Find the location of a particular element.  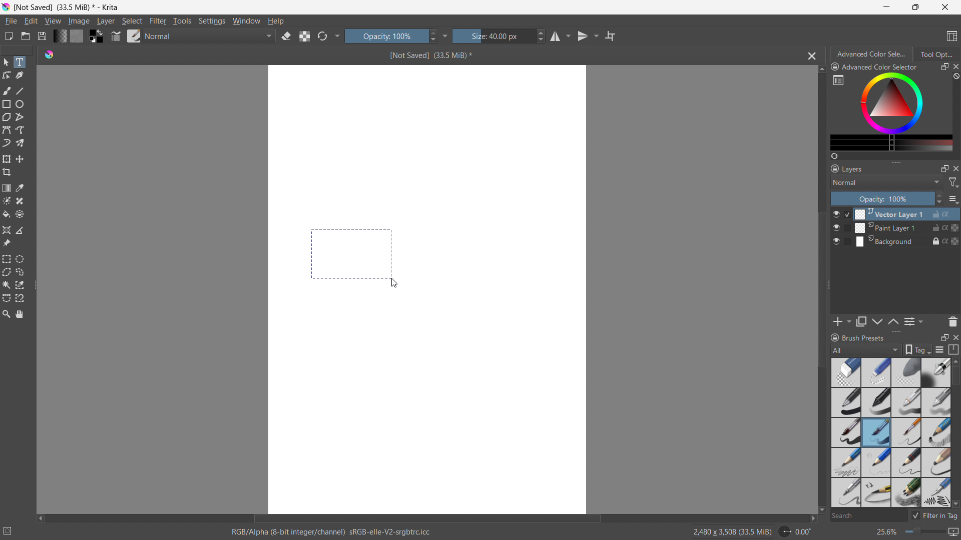

zoom level is located at coordinates (917, 532).